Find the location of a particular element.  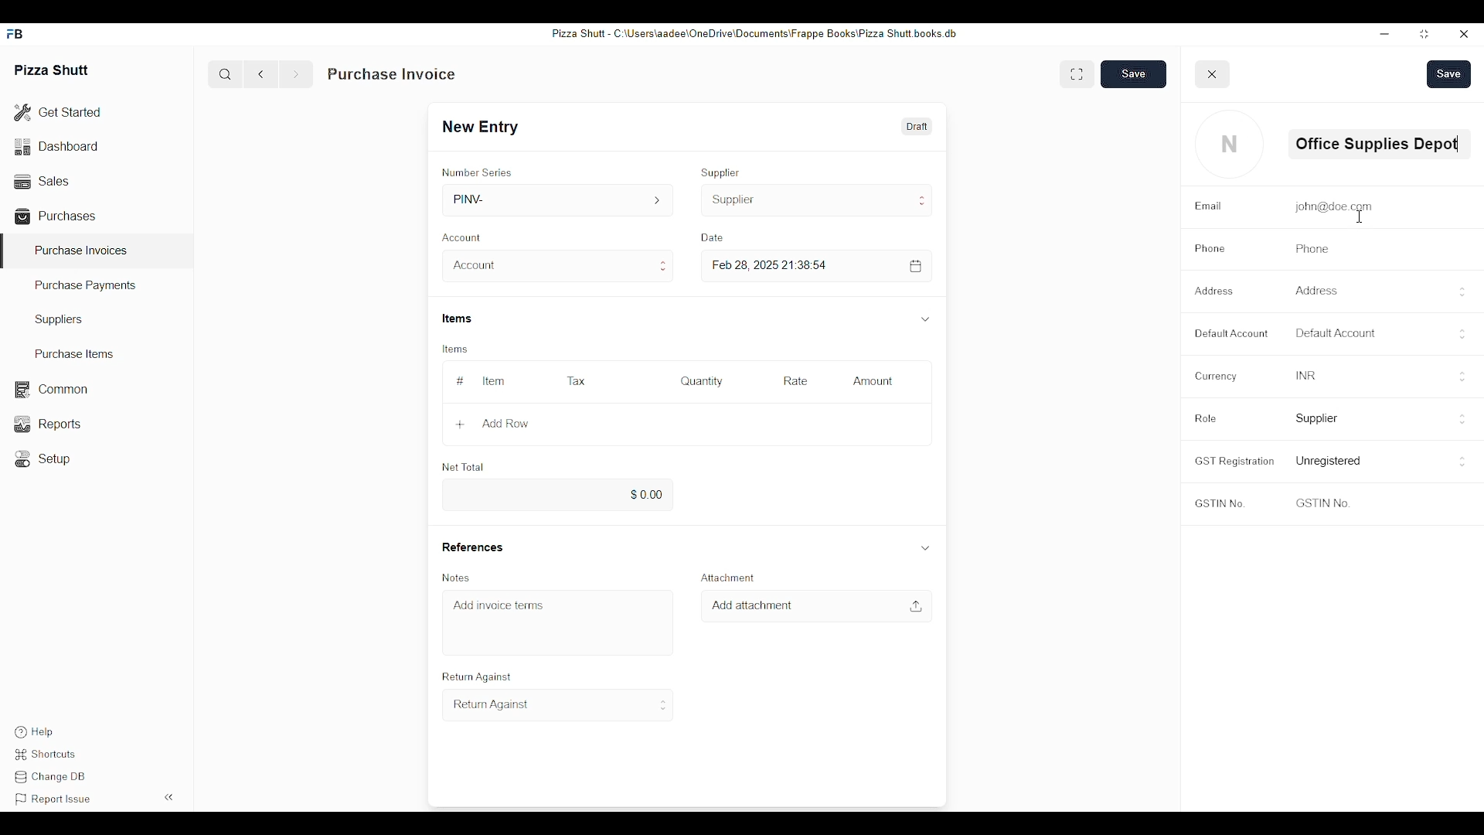

Return Against  is located at coordinates (559, 705).